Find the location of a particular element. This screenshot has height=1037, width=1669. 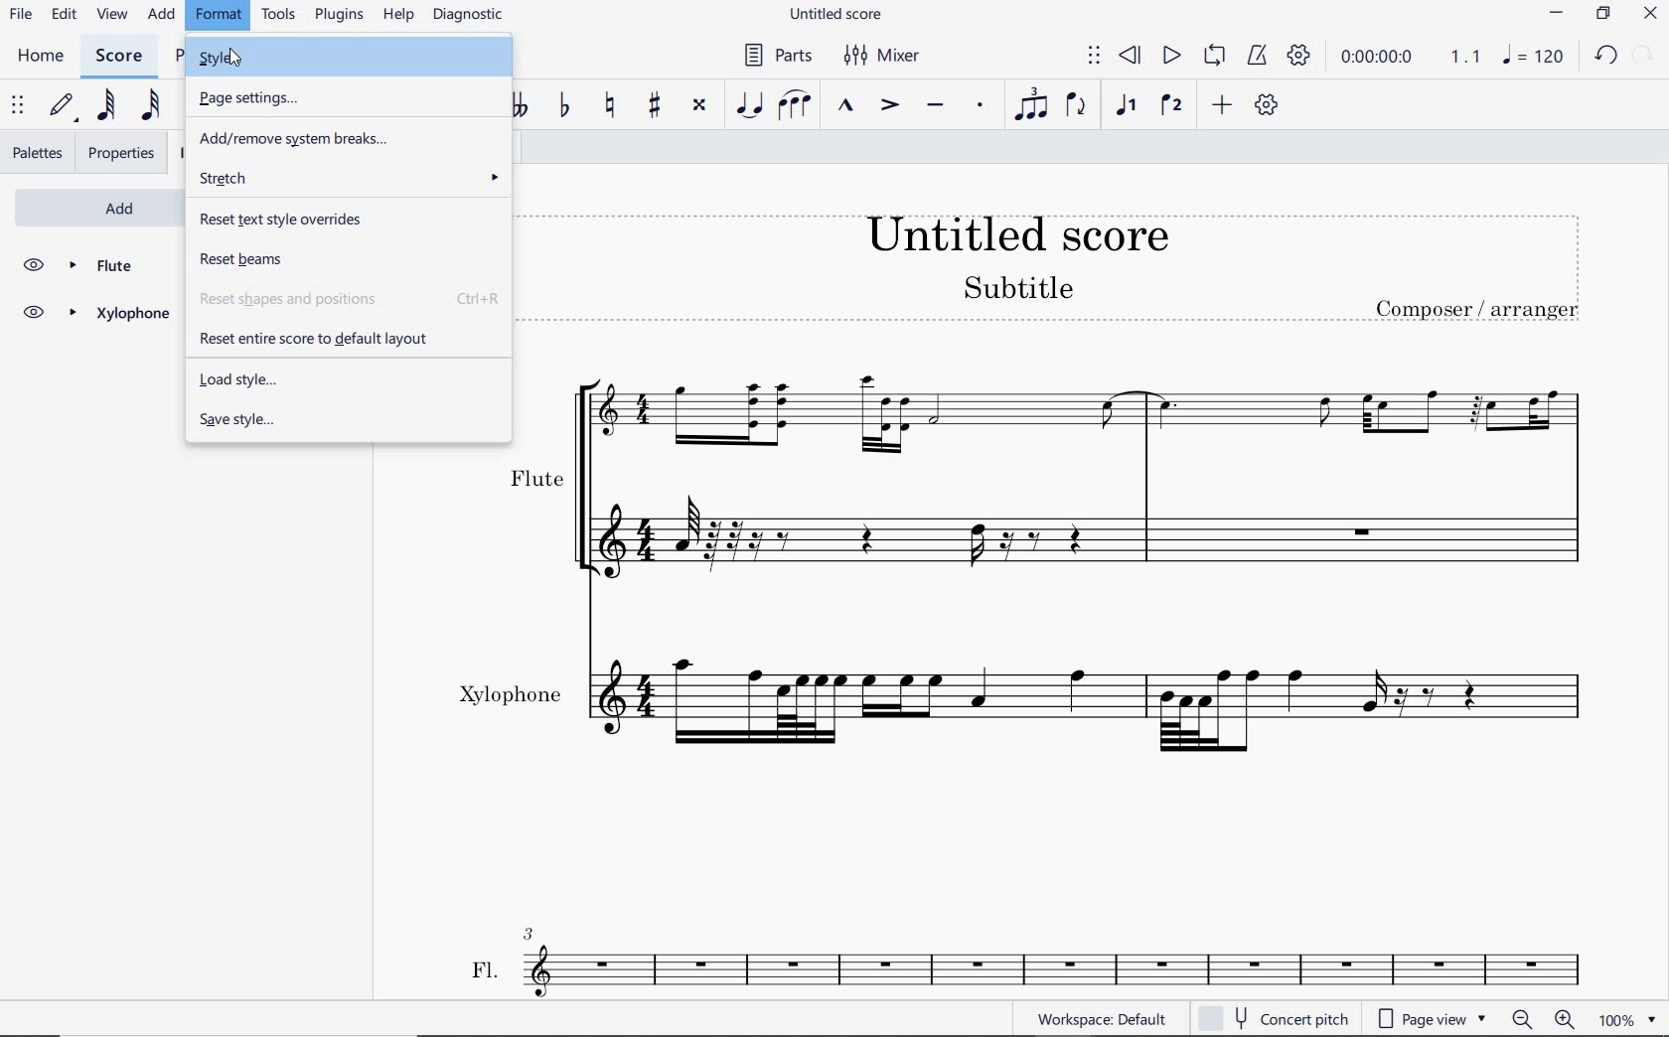

DIAGNOSTIC is located at coordinates (468, 16).